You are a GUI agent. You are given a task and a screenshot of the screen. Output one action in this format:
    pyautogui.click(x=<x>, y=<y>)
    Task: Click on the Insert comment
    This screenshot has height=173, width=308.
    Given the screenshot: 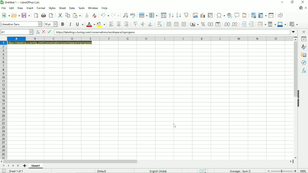 What is the action you would take?
    pyautogui.click(x=237, y=15)
    